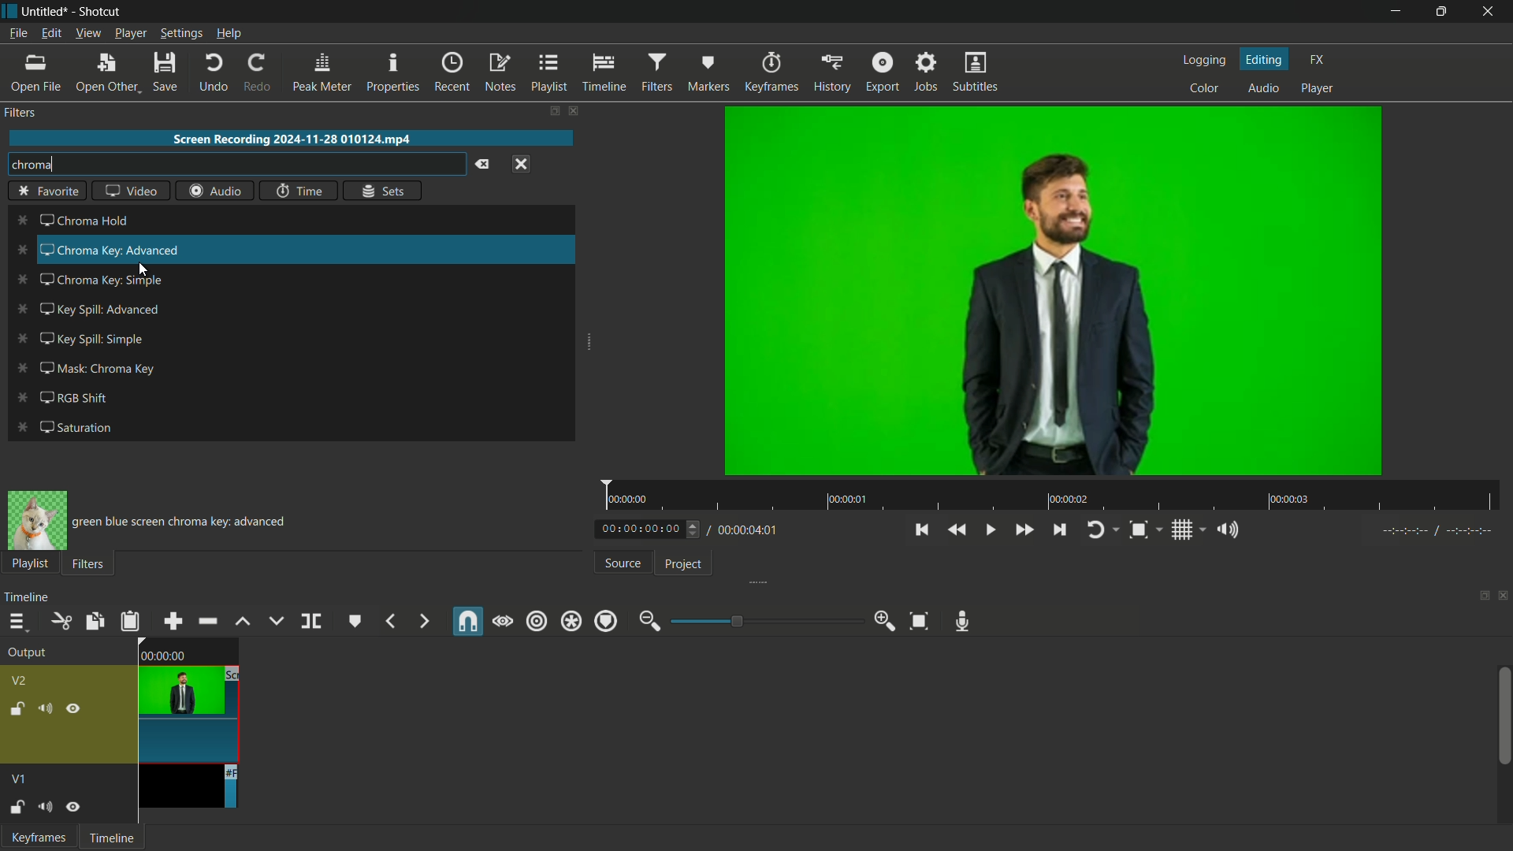  Describe the element at coordinates (886, 622) in the screenshot. I see `zoom in` at that location.